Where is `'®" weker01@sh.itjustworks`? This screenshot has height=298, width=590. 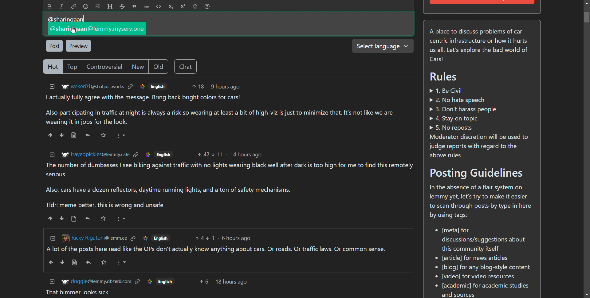 '®" weker01@sh.itjustworks is located at coordinates (93, 87).